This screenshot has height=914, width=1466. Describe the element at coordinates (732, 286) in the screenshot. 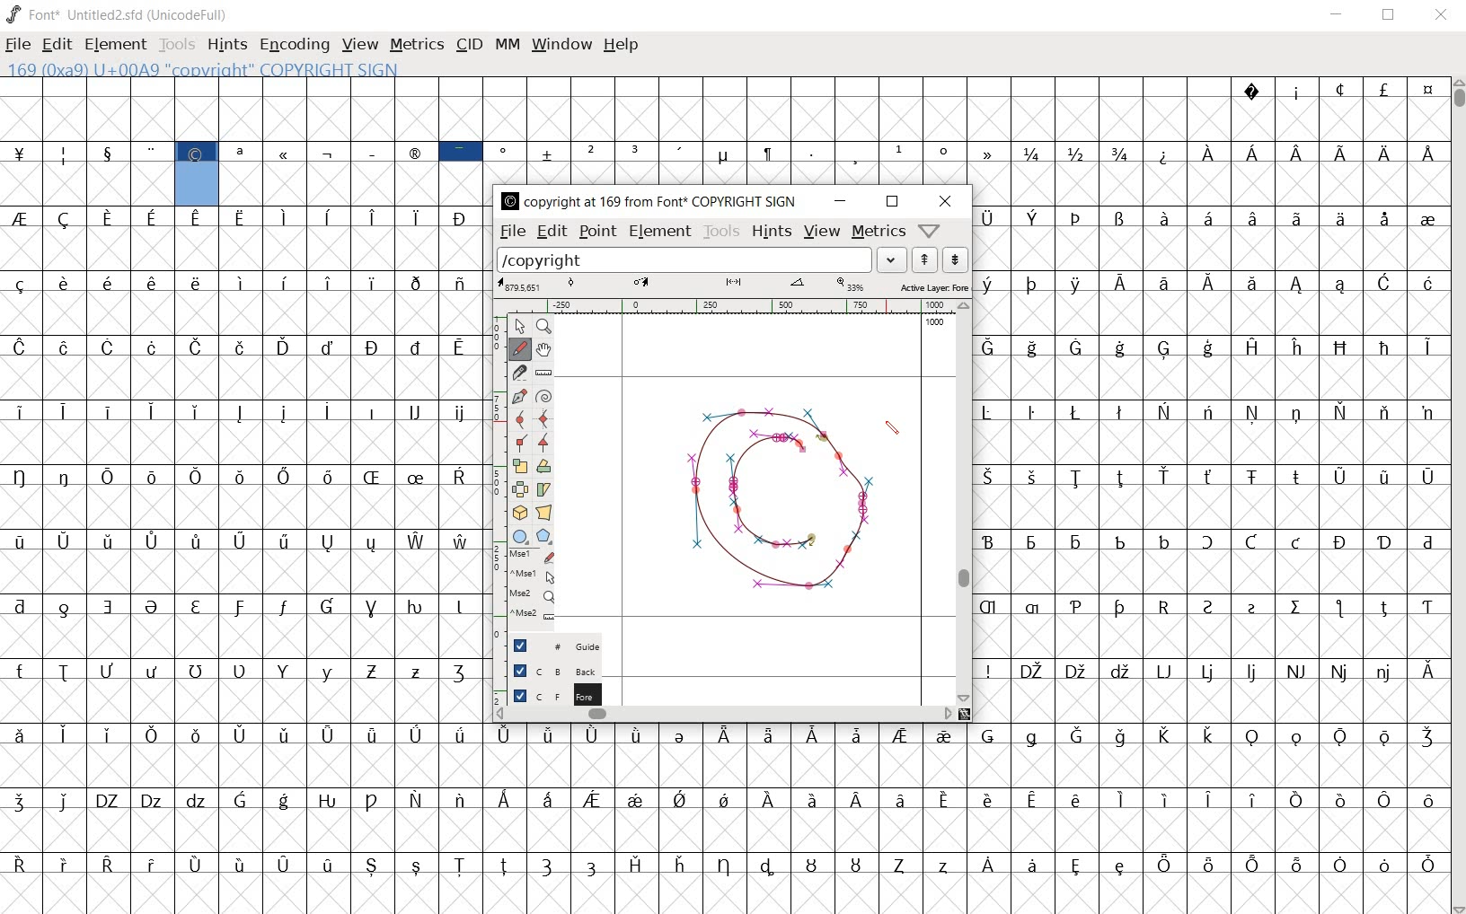

I see `active layer:FOREGROUND` at that location.